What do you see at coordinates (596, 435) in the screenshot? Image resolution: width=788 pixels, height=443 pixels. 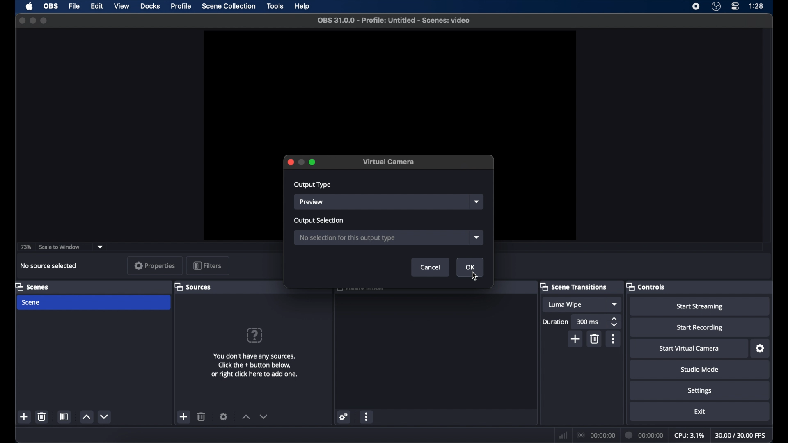 I see `connection` at bounding box center [596, 435].